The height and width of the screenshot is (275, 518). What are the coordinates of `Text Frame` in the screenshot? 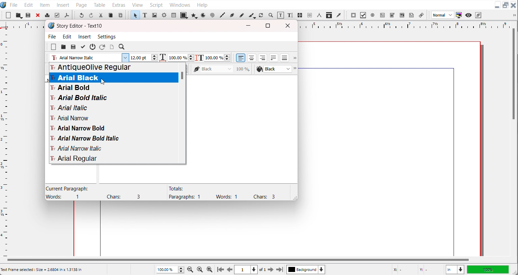 It's located at (145, 15).